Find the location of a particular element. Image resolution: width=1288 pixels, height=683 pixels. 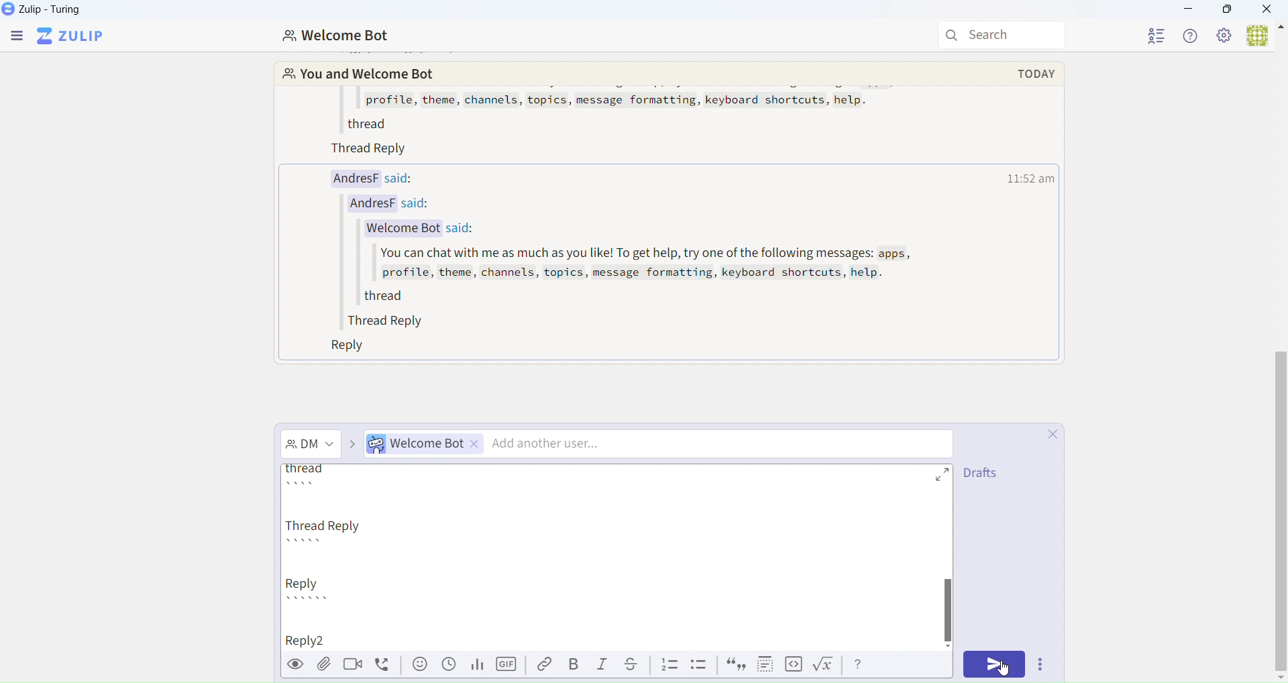

User is located at coordinates (1267, 36).